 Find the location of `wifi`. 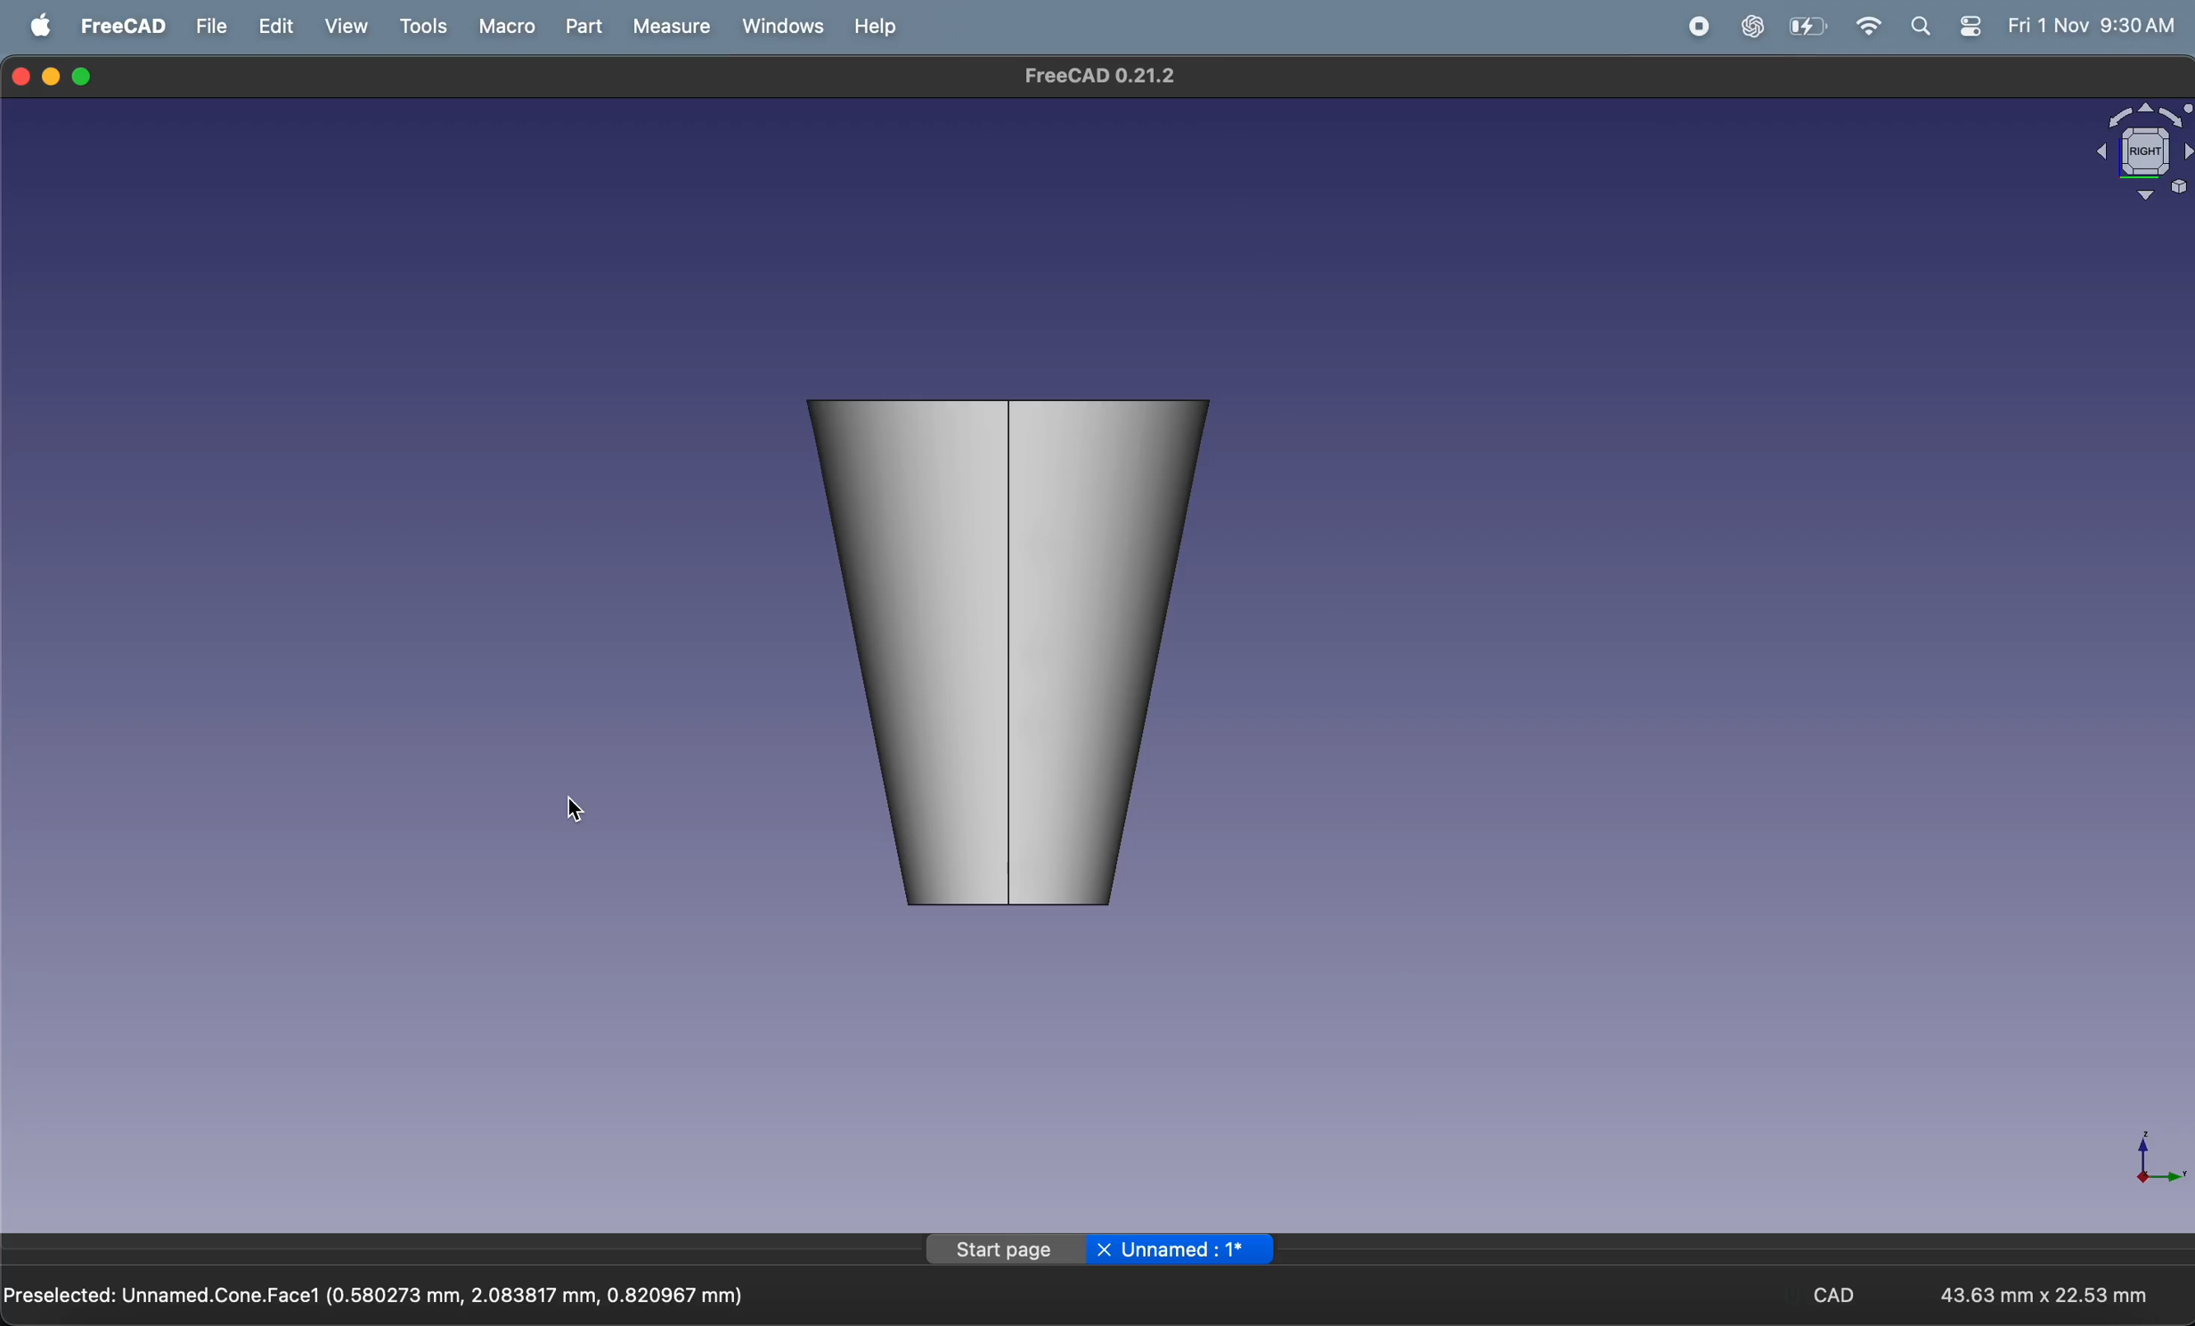

wifi is located at coordinates (1871, 26).